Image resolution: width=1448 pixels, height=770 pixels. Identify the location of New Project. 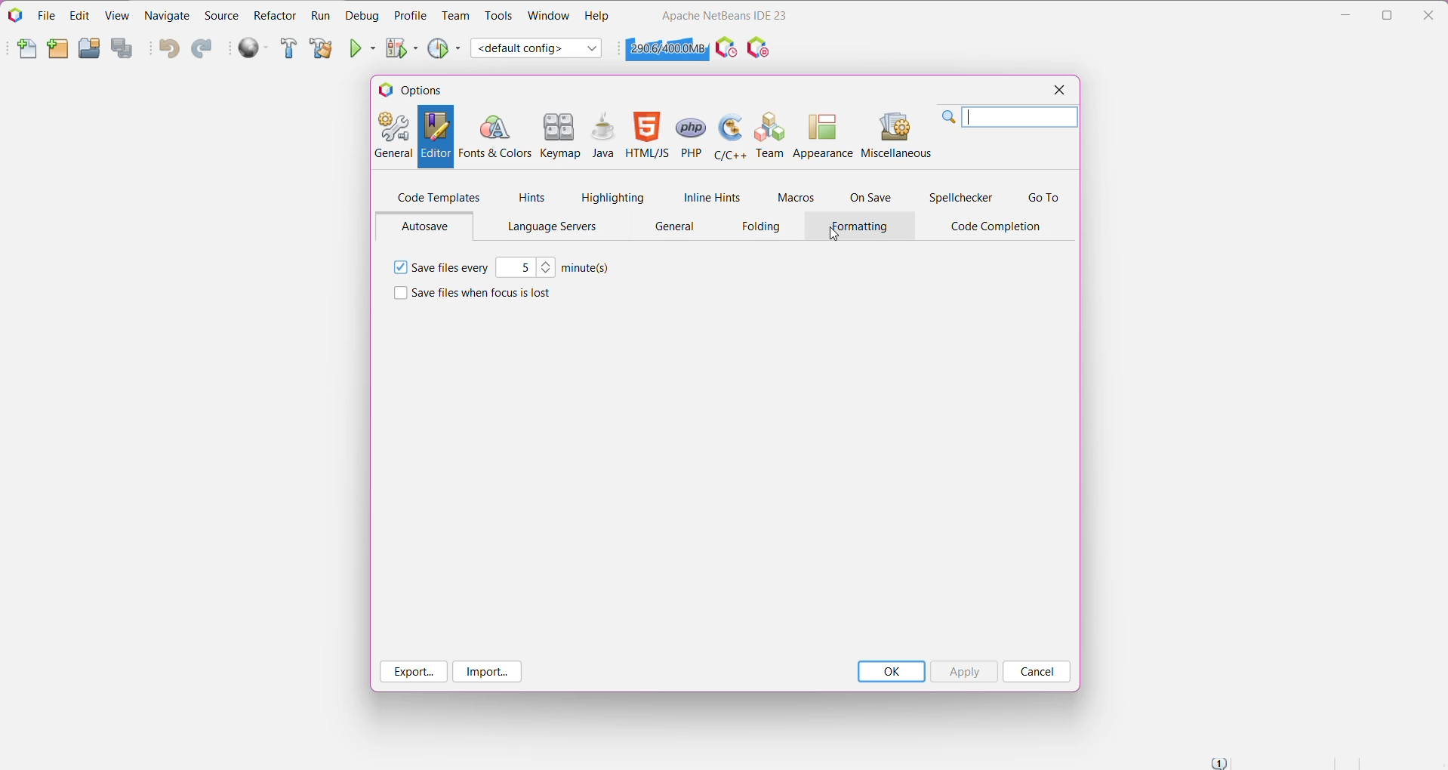
(57, 50).